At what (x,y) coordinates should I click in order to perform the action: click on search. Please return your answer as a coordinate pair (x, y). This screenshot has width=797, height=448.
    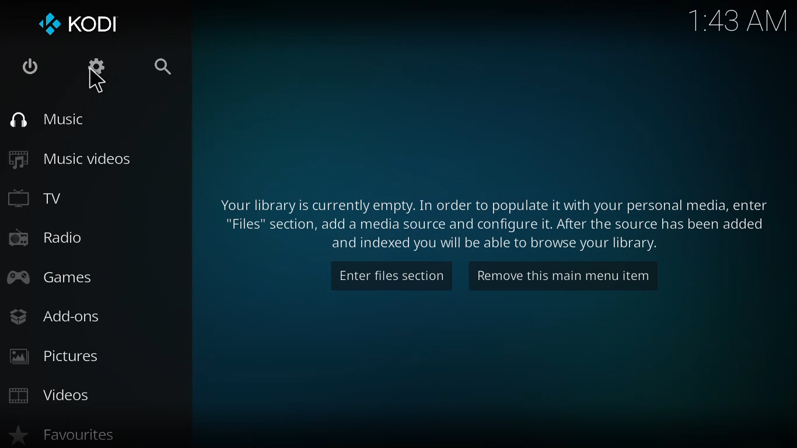
    Looking at the image, I should click on (156, 66).